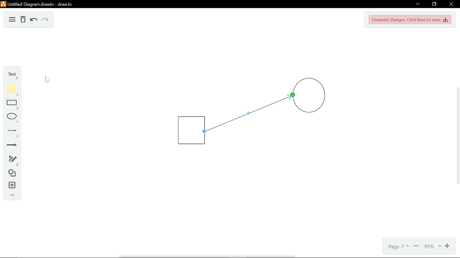 The height and width of the screenshot is (258, 460). I want to click on Zoom out, so click(416, 247).